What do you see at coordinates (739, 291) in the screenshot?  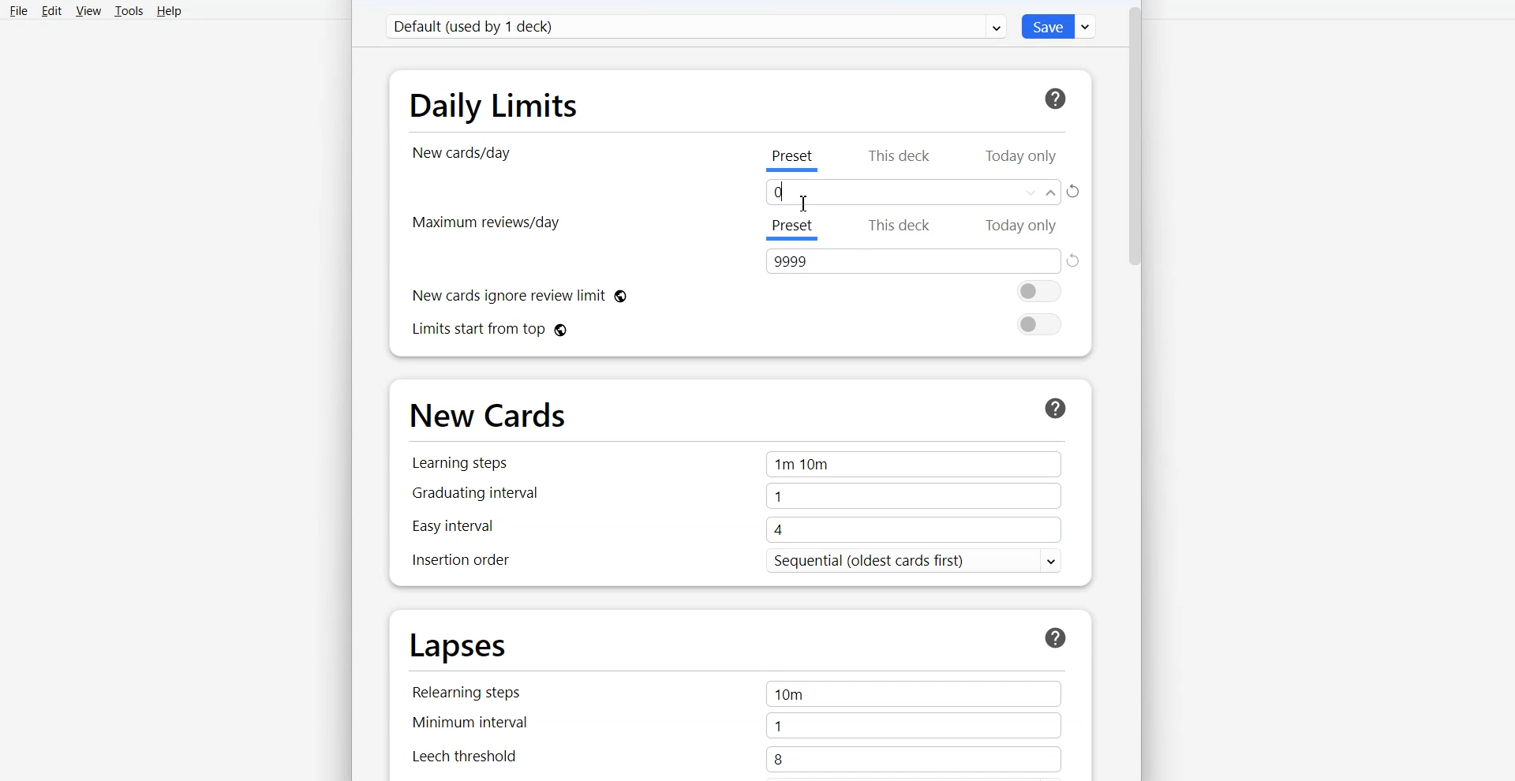 I see `New cards ignore review limit` at bounding box center [739, 291].